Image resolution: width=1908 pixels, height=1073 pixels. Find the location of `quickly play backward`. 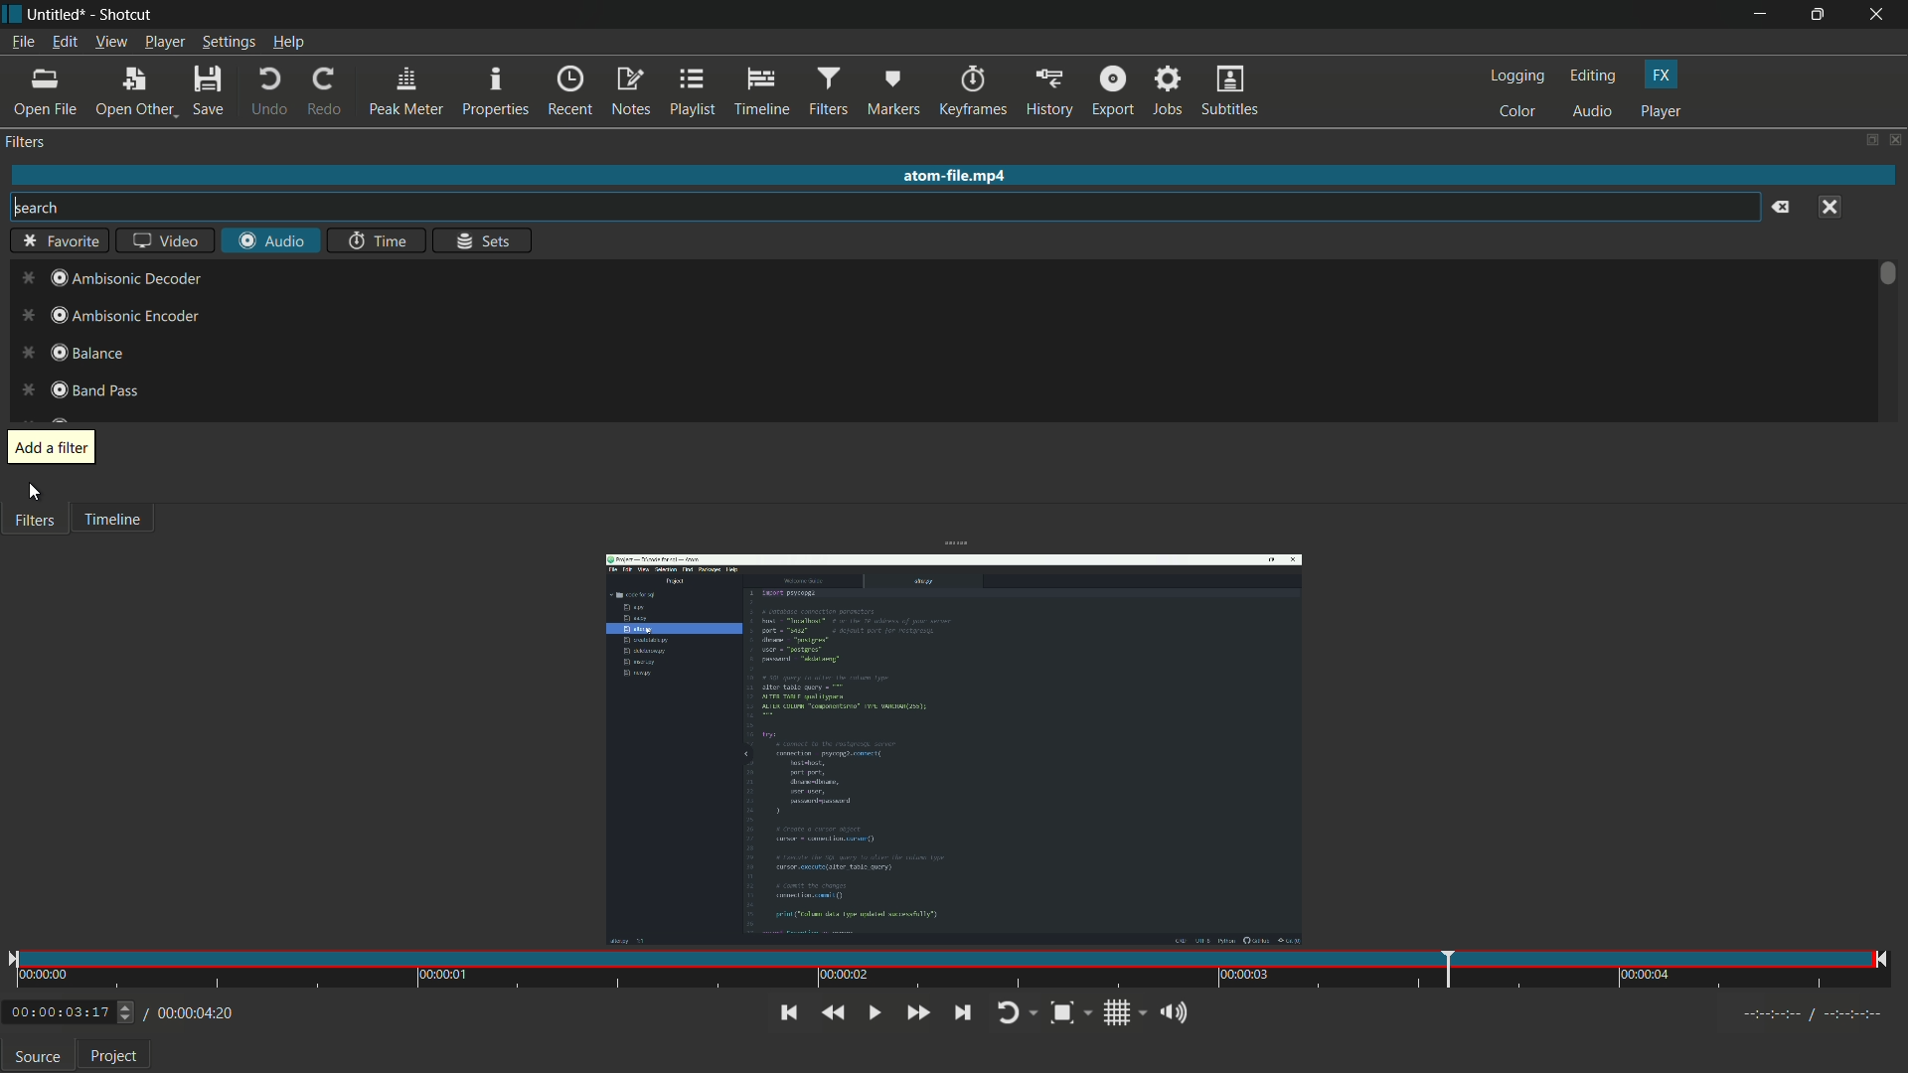

quickly play backward is located at coordinates (833, 1013).